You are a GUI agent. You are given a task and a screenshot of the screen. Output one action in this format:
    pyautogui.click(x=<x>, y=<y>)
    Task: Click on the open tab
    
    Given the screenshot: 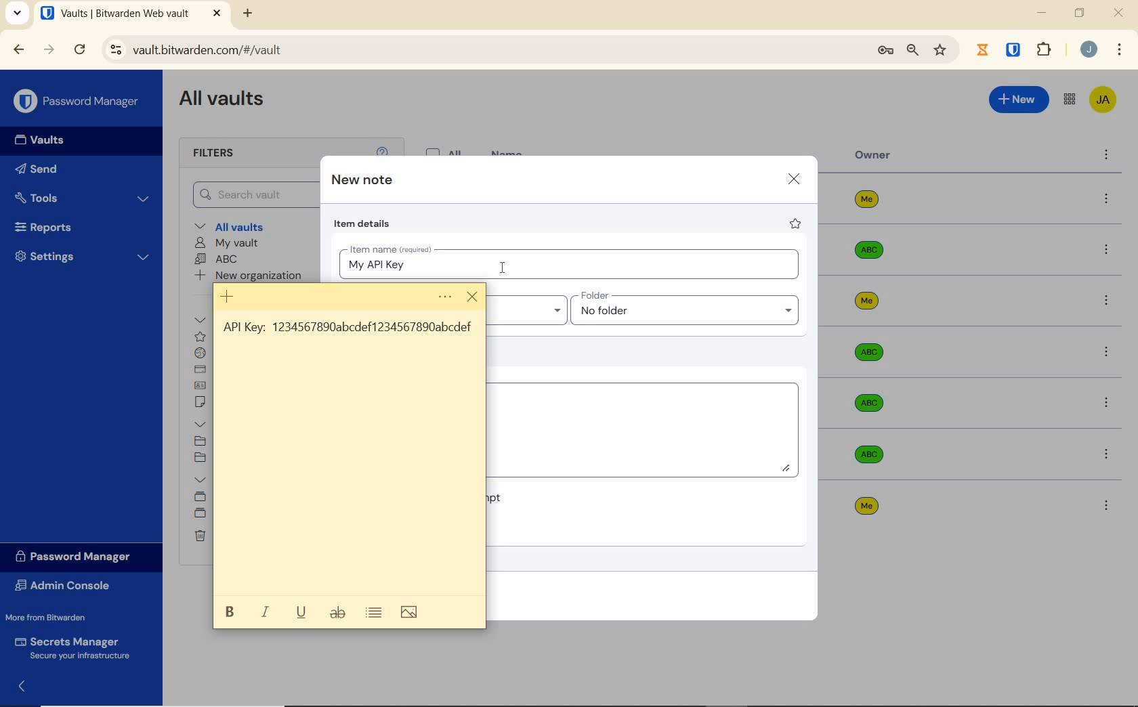 What is the action you would take?
    pyautogui.click(x=114, y=14)
    